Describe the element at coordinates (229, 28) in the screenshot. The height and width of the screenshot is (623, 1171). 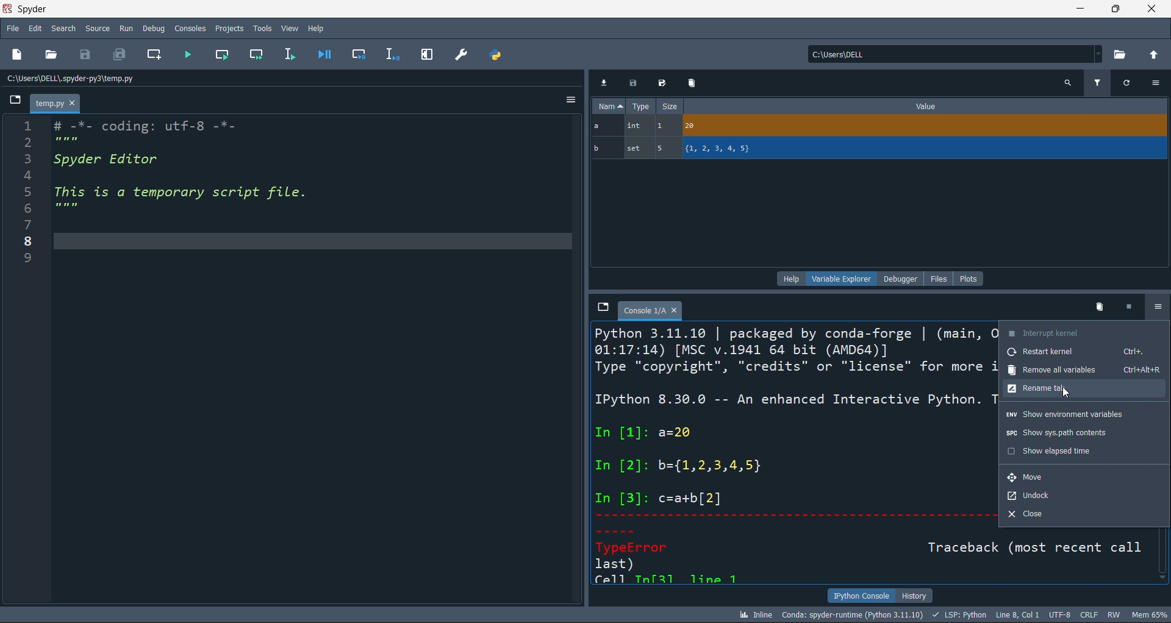
I see `PROJECTS` at that location.